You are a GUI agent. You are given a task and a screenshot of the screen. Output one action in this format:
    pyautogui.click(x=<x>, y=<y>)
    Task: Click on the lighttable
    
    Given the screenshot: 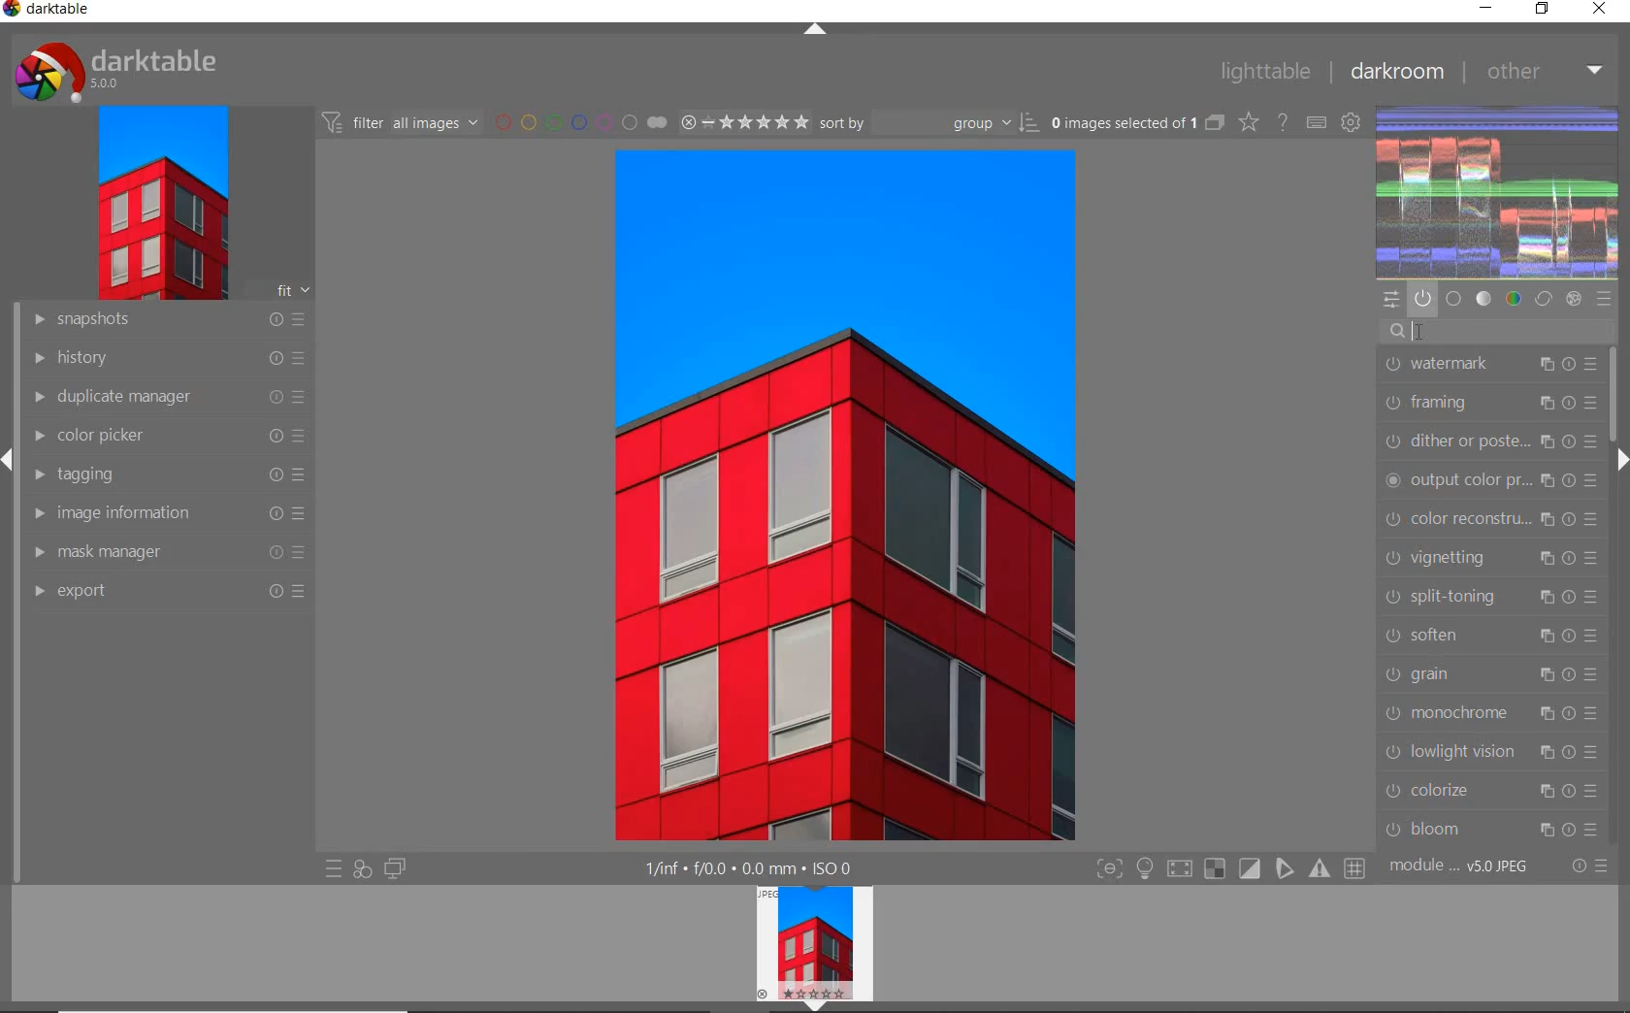 What is the action you would take?
    pyautogui.click(x=1263, y=72)
    